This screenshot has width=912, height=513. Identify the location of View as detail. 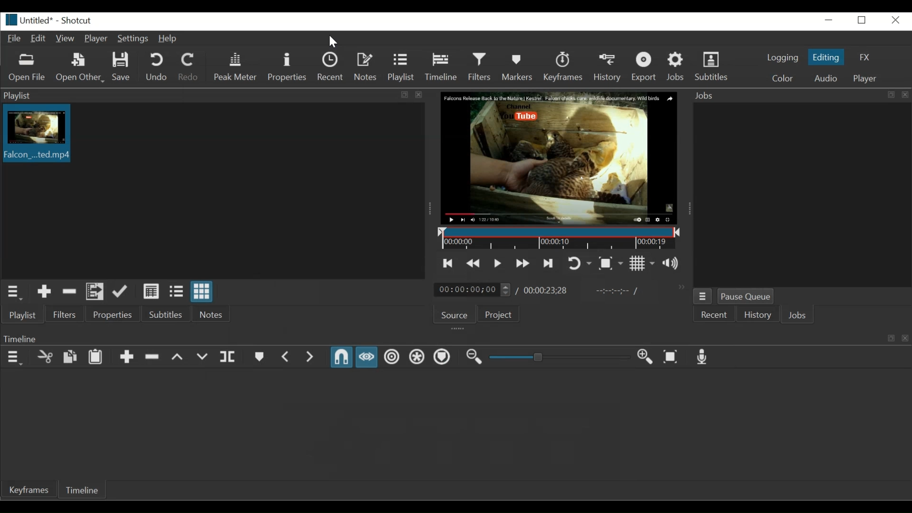
(151, 291).